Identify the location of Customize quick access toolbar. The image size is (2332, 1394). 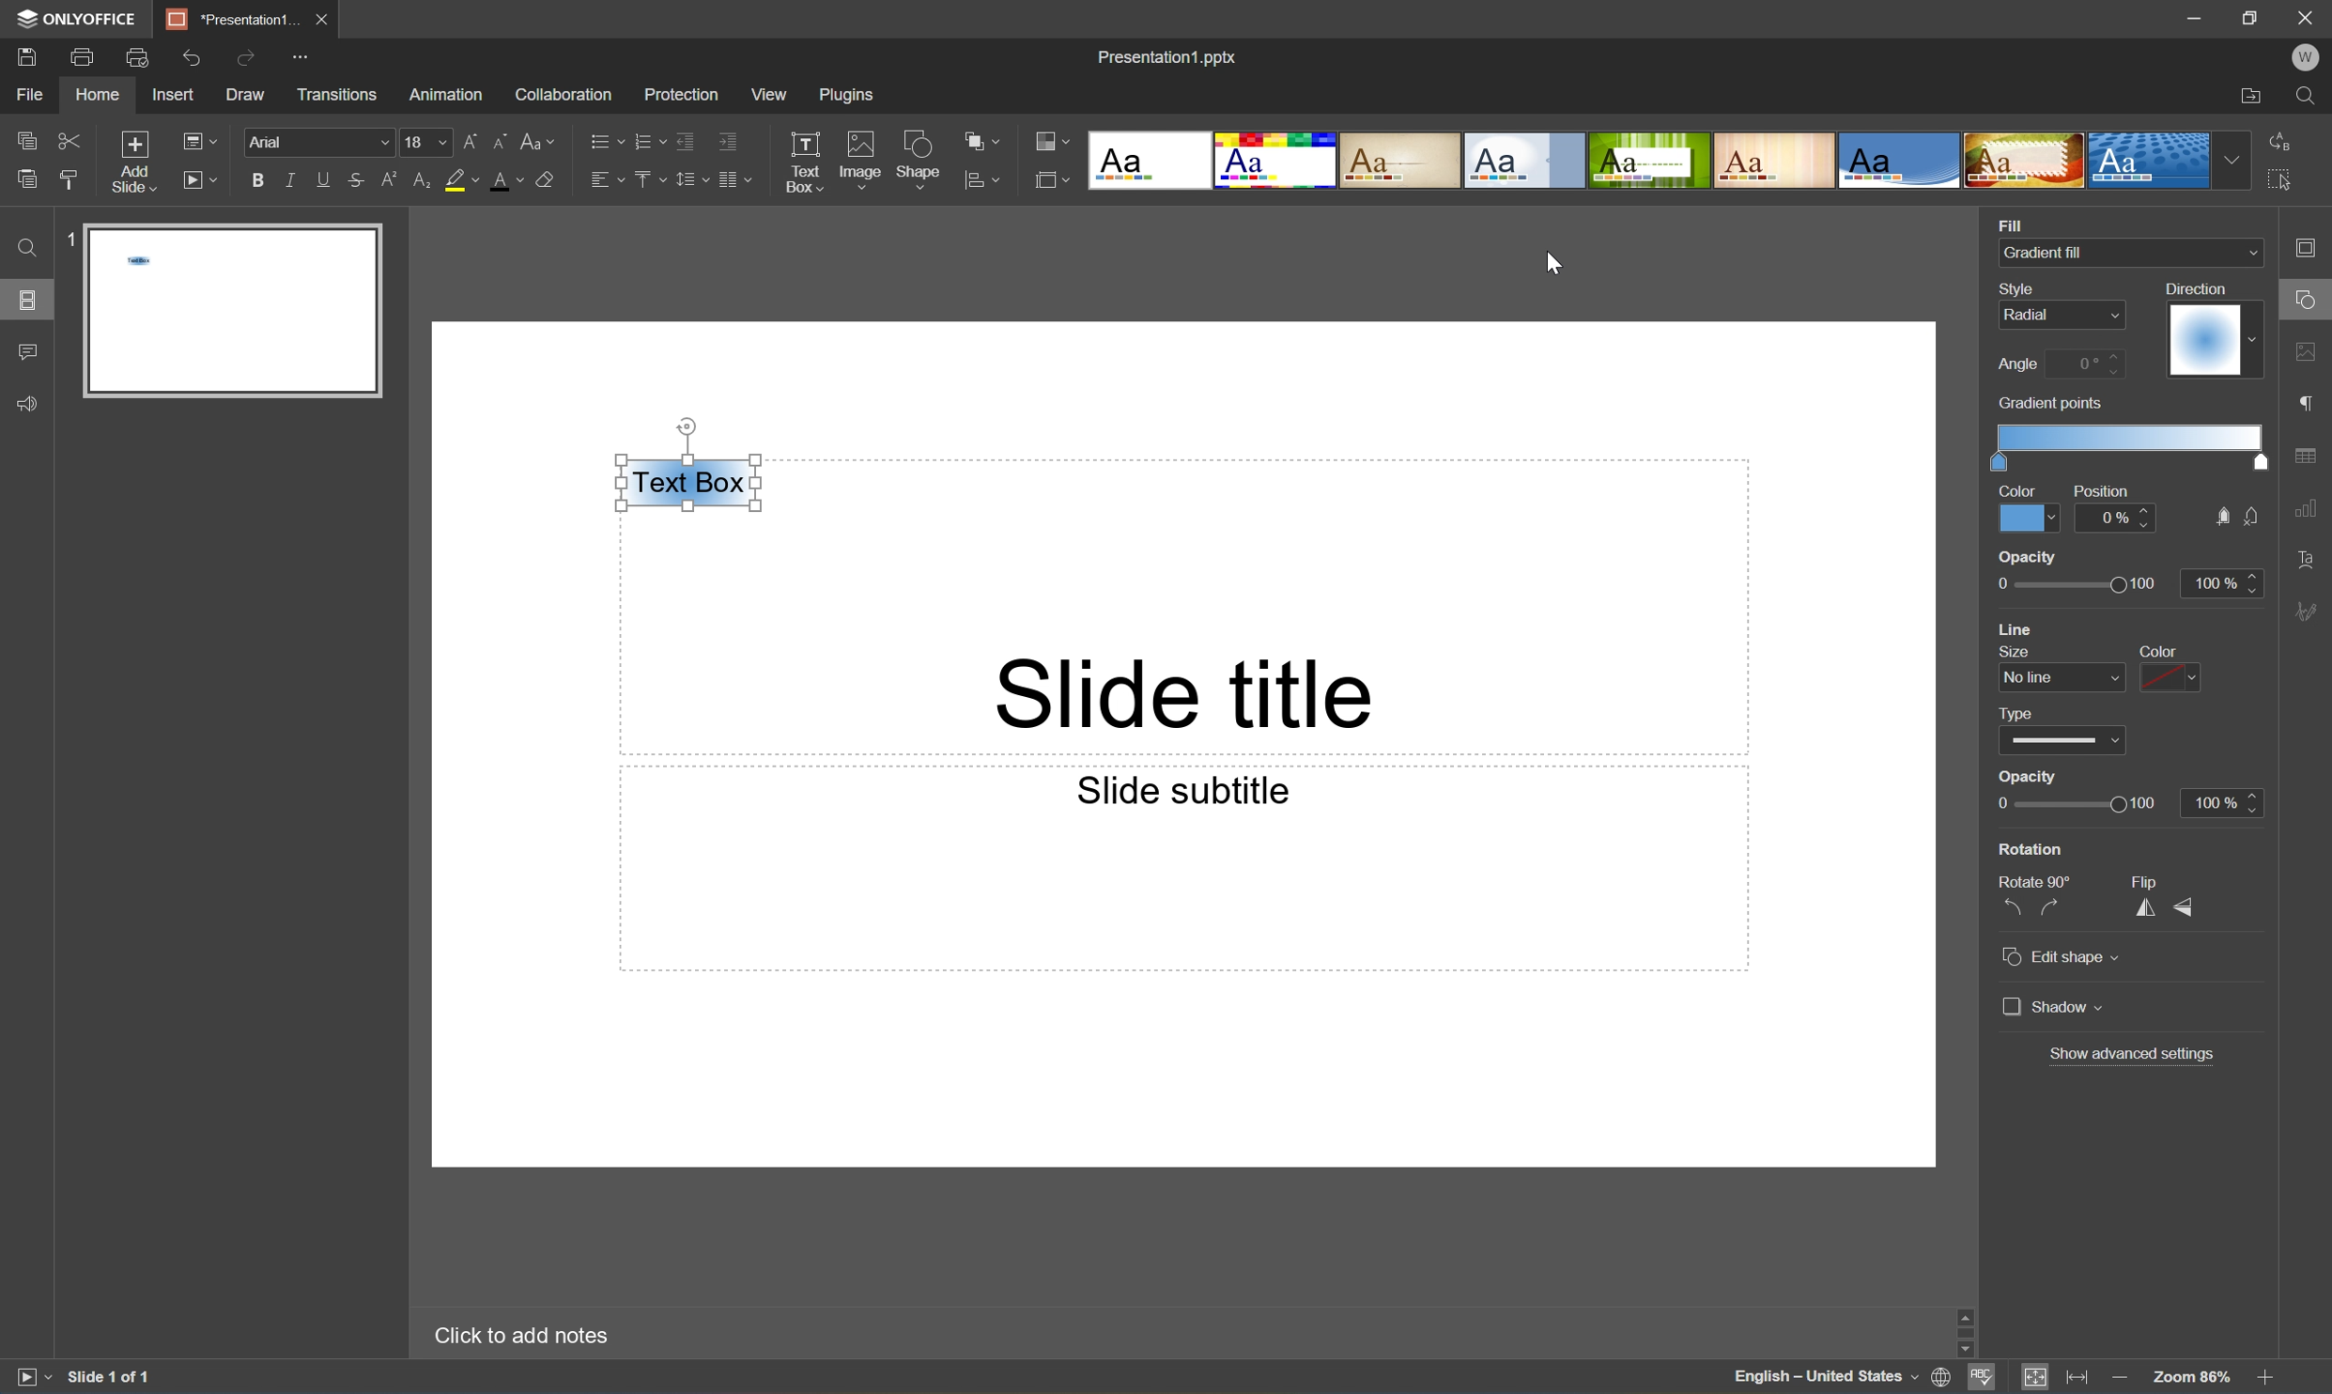
(301, 54).